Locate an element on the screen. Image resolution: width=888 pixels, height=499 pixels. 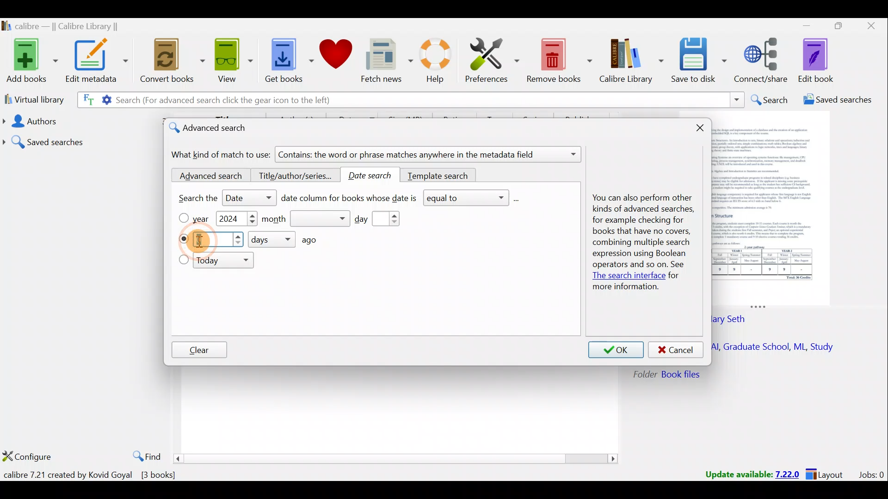
Edit metadata is located at coordinates (99, 62).